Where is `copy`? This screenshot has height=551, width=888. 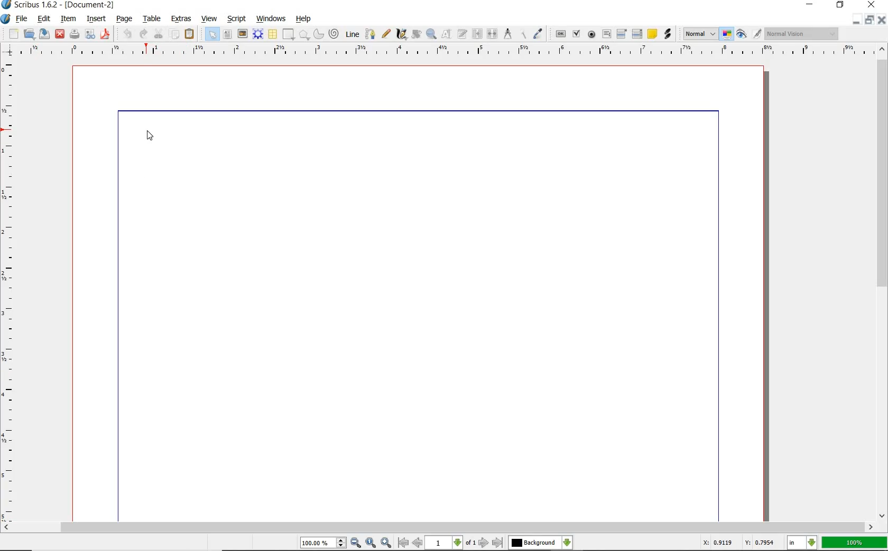
copy is located at coordinates (175, 35).